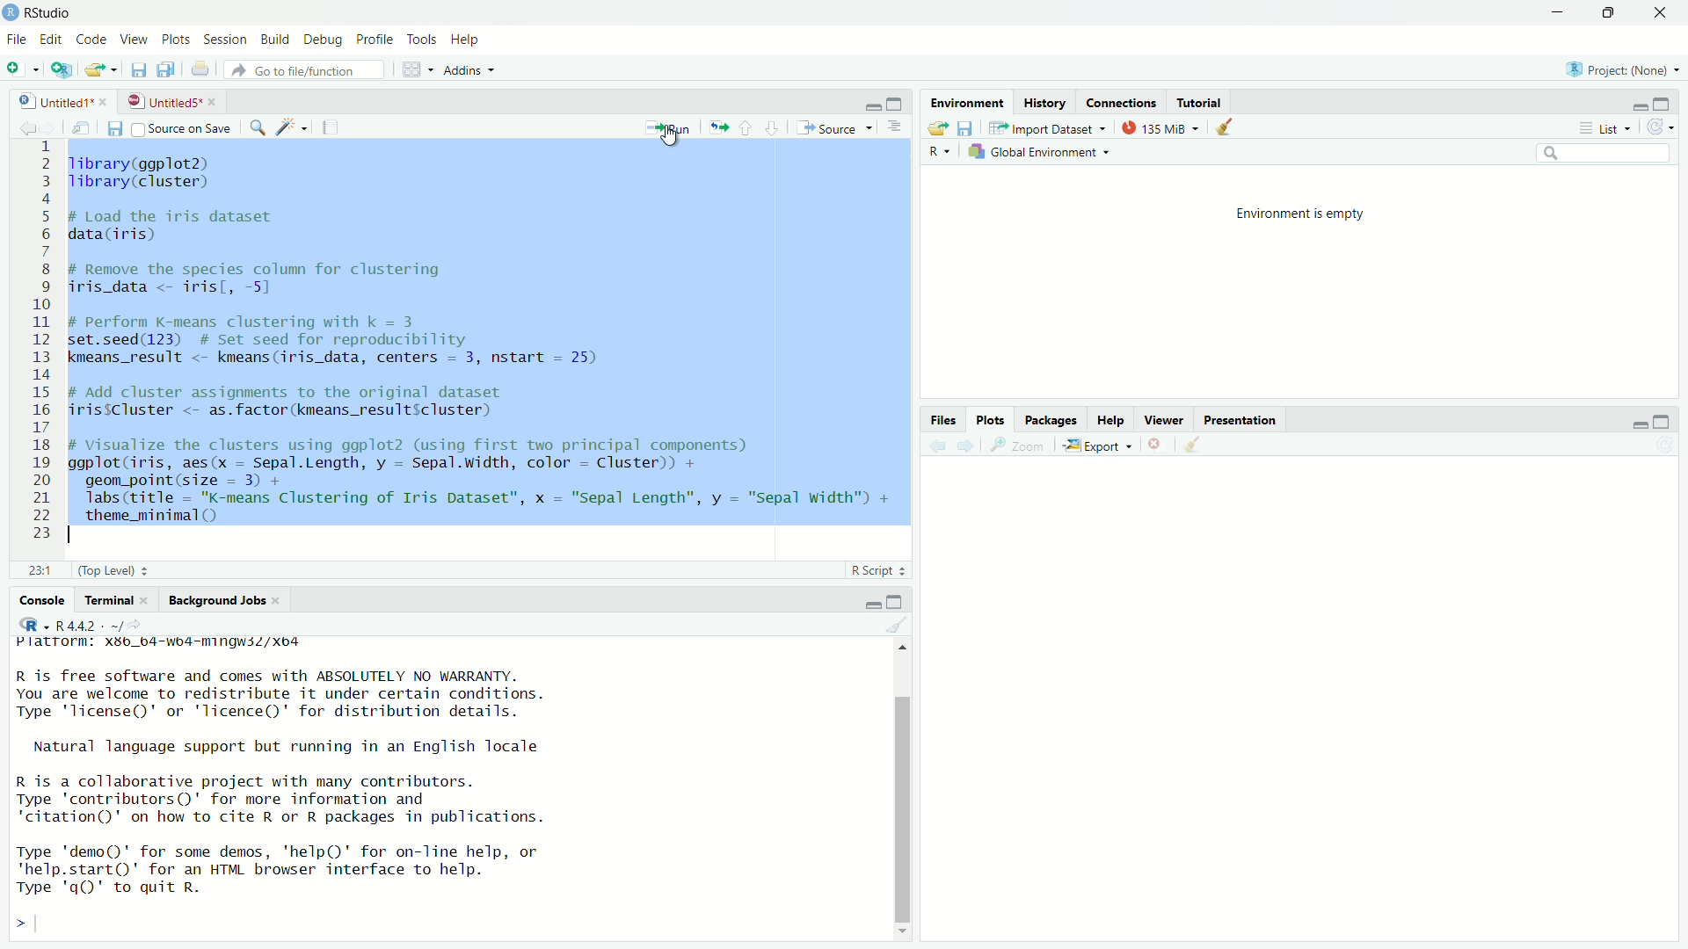 Image resolution: width=1688 pixels, height=949 pixels. Describe the element at coordinates (366, 344) in the screenshot. I see `# Perform K-means clustering with k = 3   set.seed(123) # Set seed for reproducibility   kmeans_result <- kmeans(iris_data, centers = 3, nstart = 25)` at that location.